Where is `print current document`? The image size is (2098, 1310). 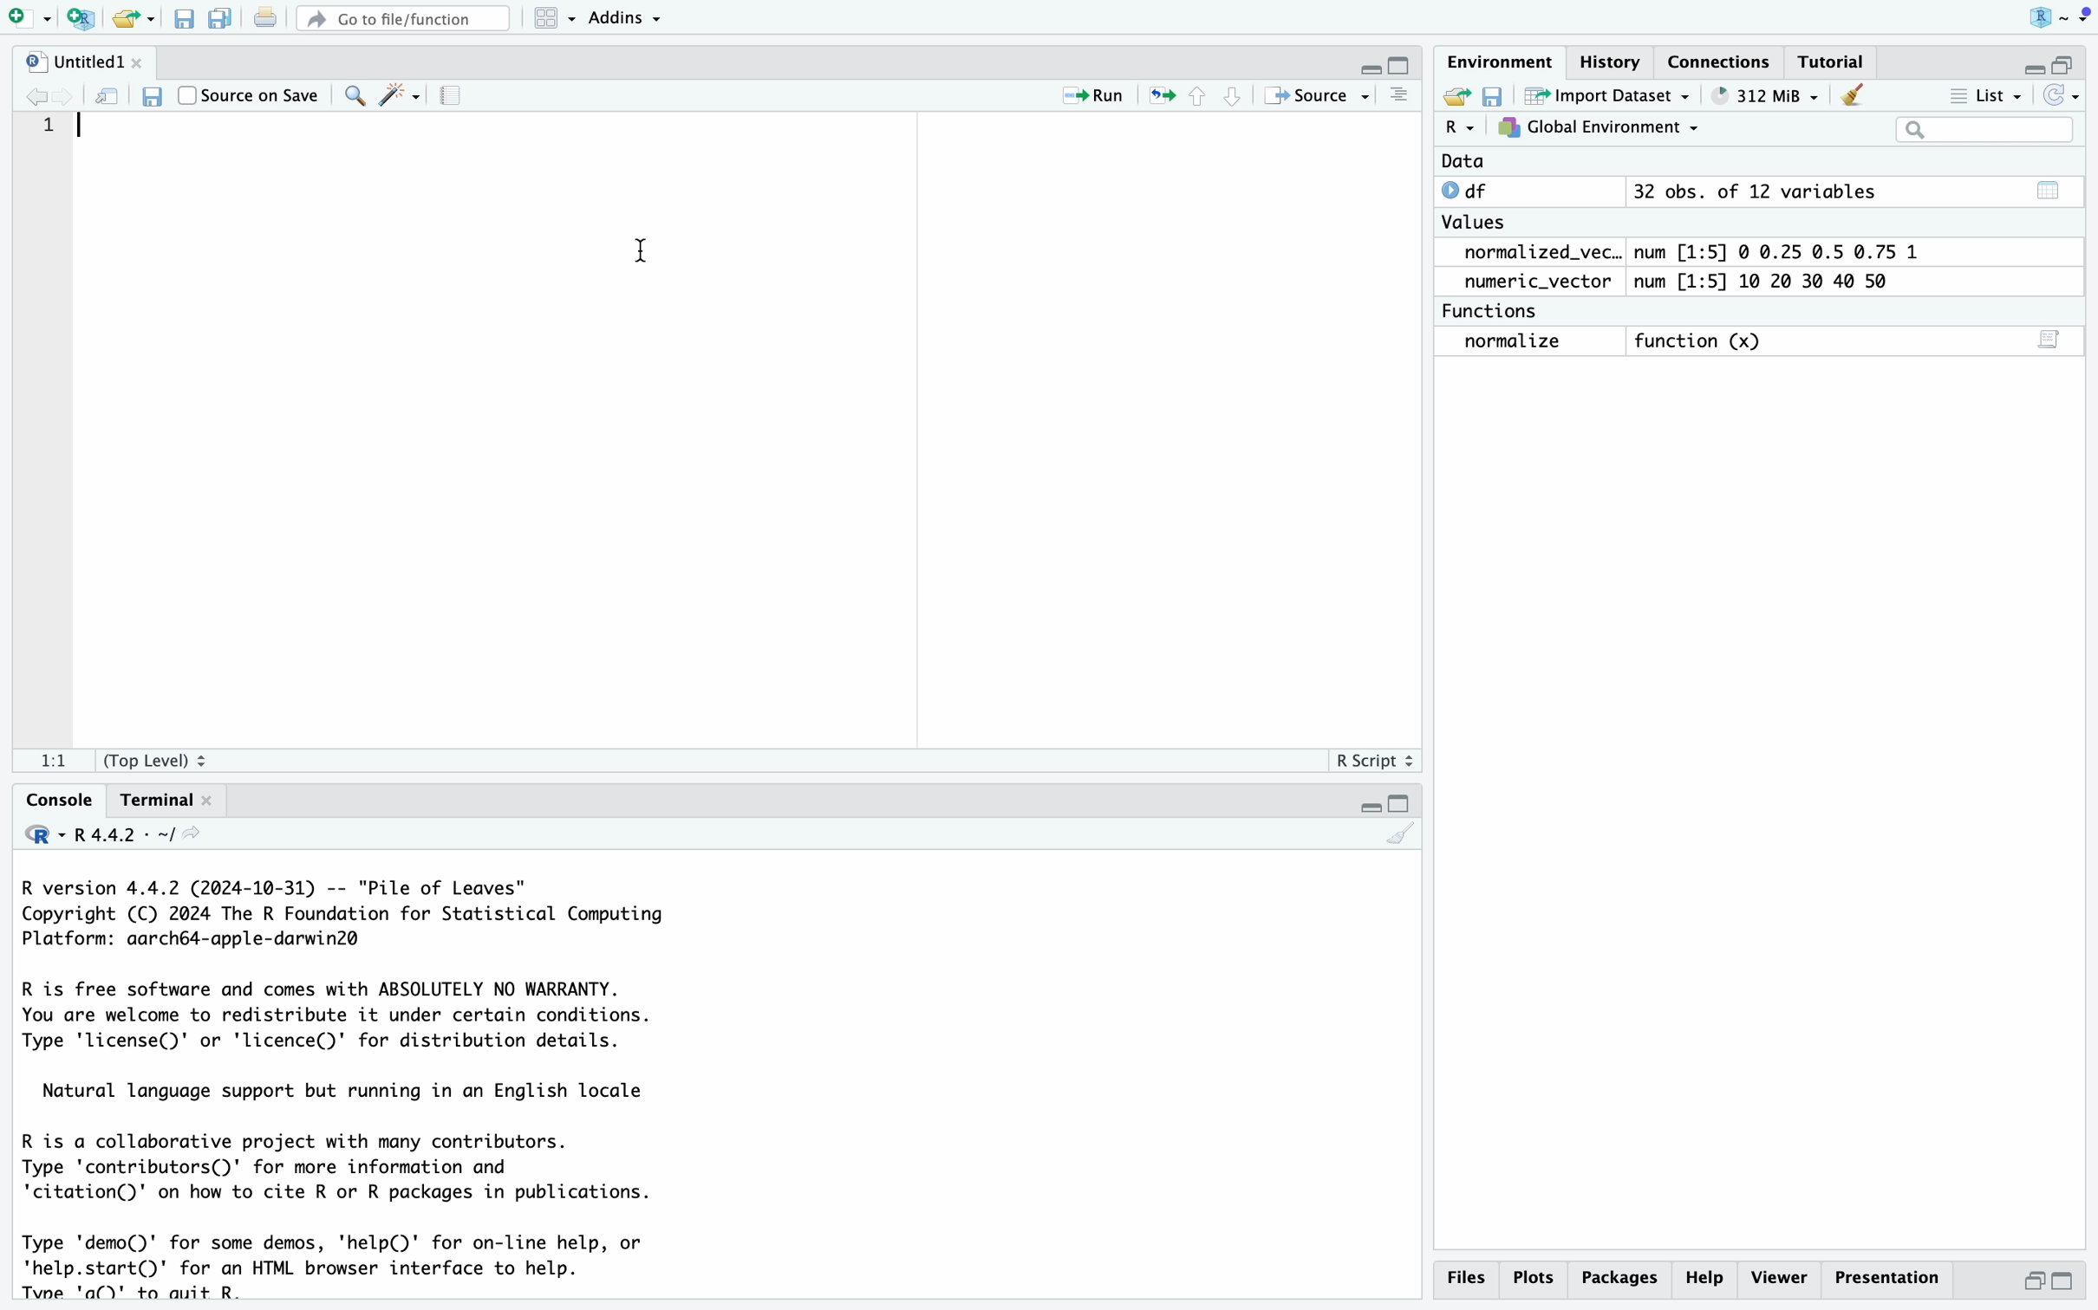
print current document is located at coordinates (272, 21).